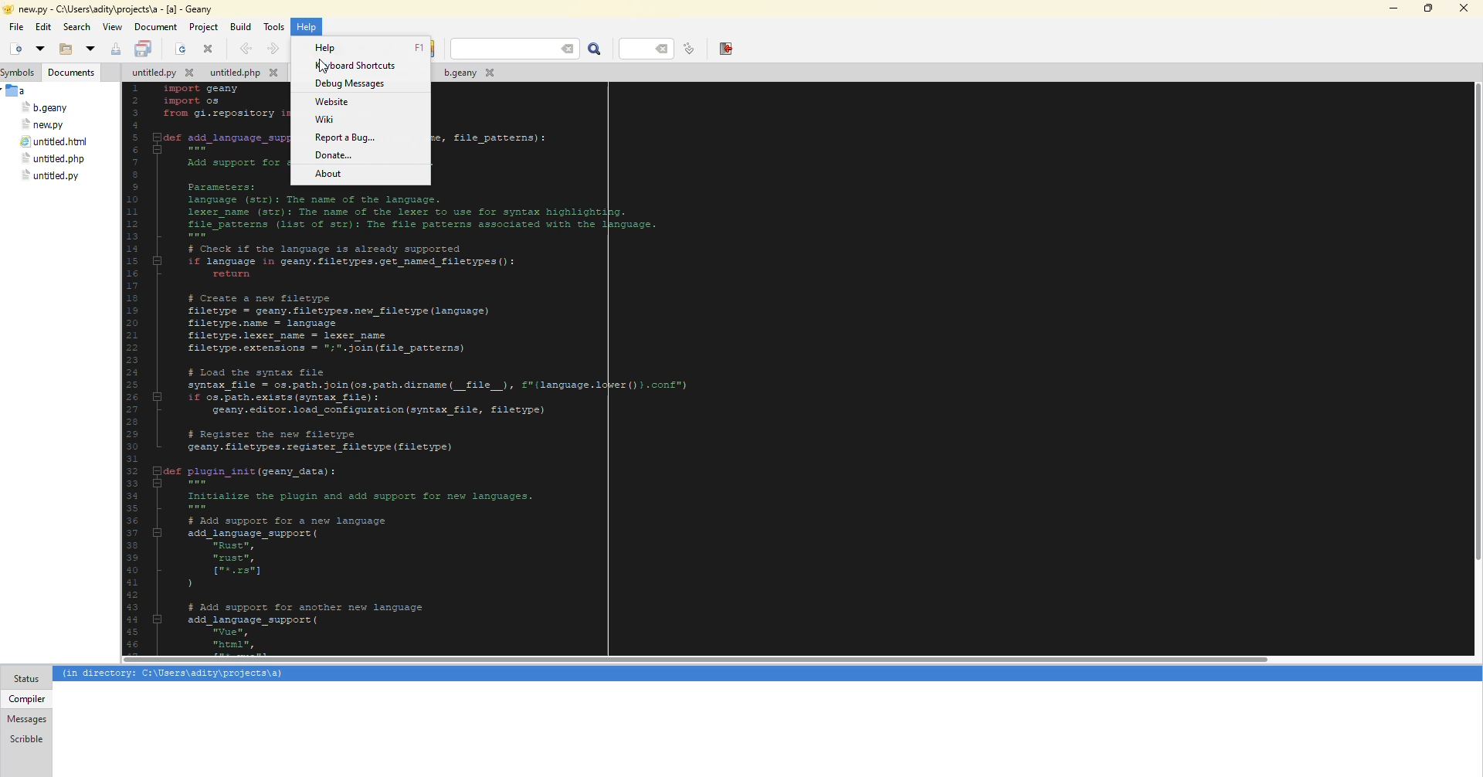 The height and width of the screenshot is (777, 1483). Describe the element at coordinates (328, 47) in the screenshot. I see `help` at that location.